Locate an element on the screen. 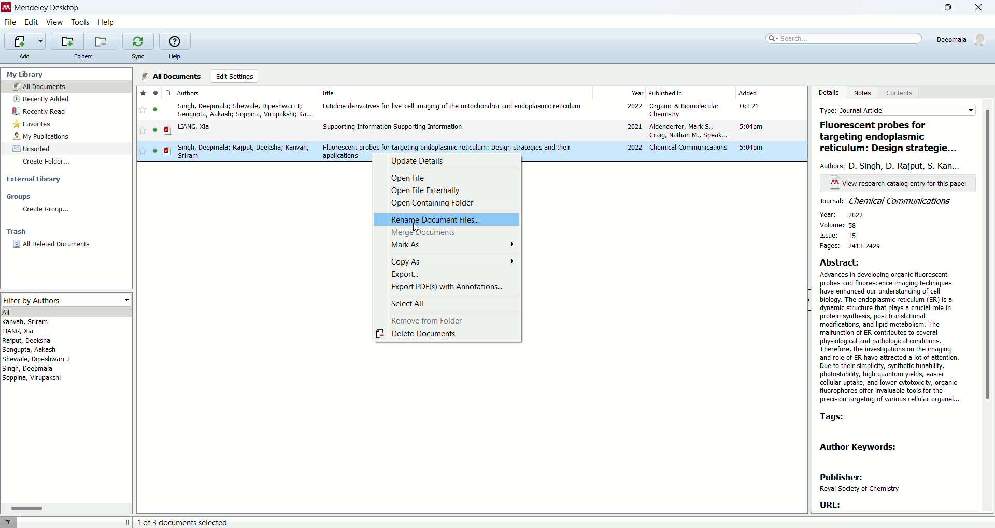 The image size is (995, 528). Horizontal scroll bar is located at coordinates (66, 508).